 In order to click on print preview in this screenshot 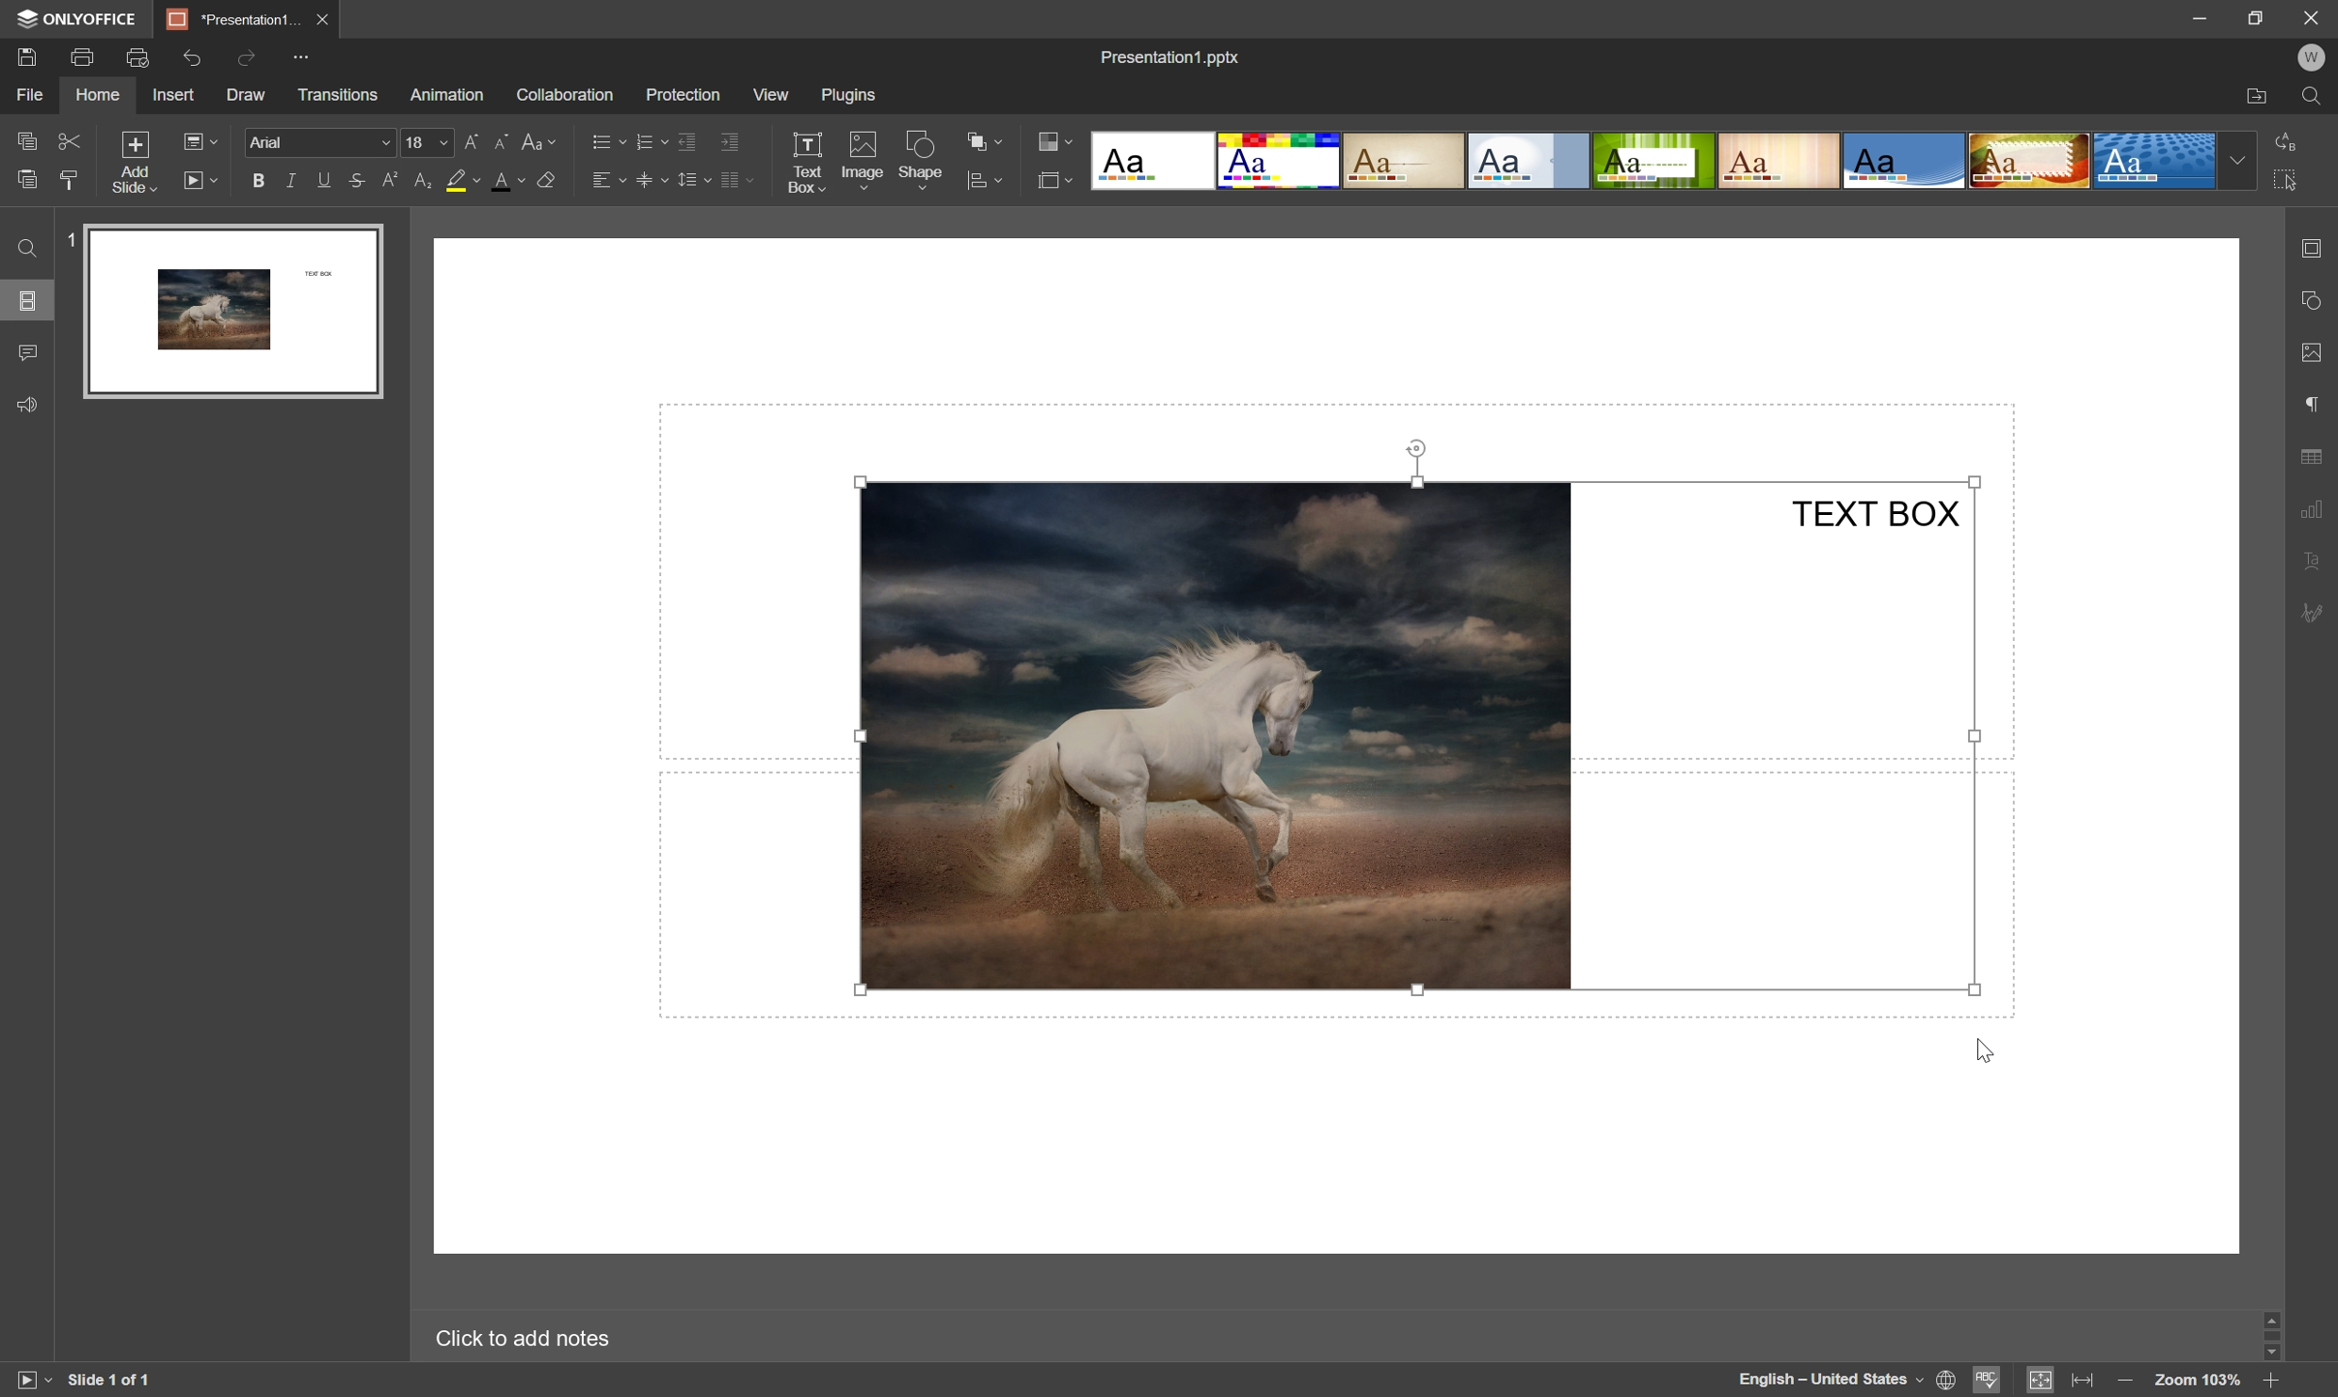, I will do `click(137, 56)`.